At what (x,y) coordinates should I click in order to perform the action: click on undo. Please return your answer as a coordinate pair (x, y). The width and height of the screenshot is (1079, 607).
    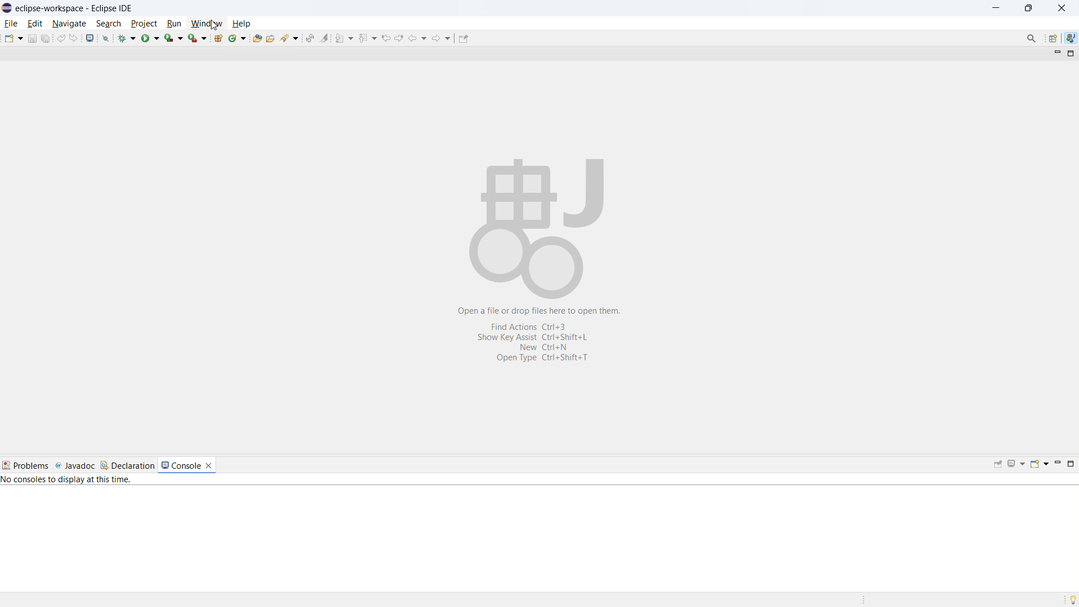
    Looking at the image, I should click on (61, 38).